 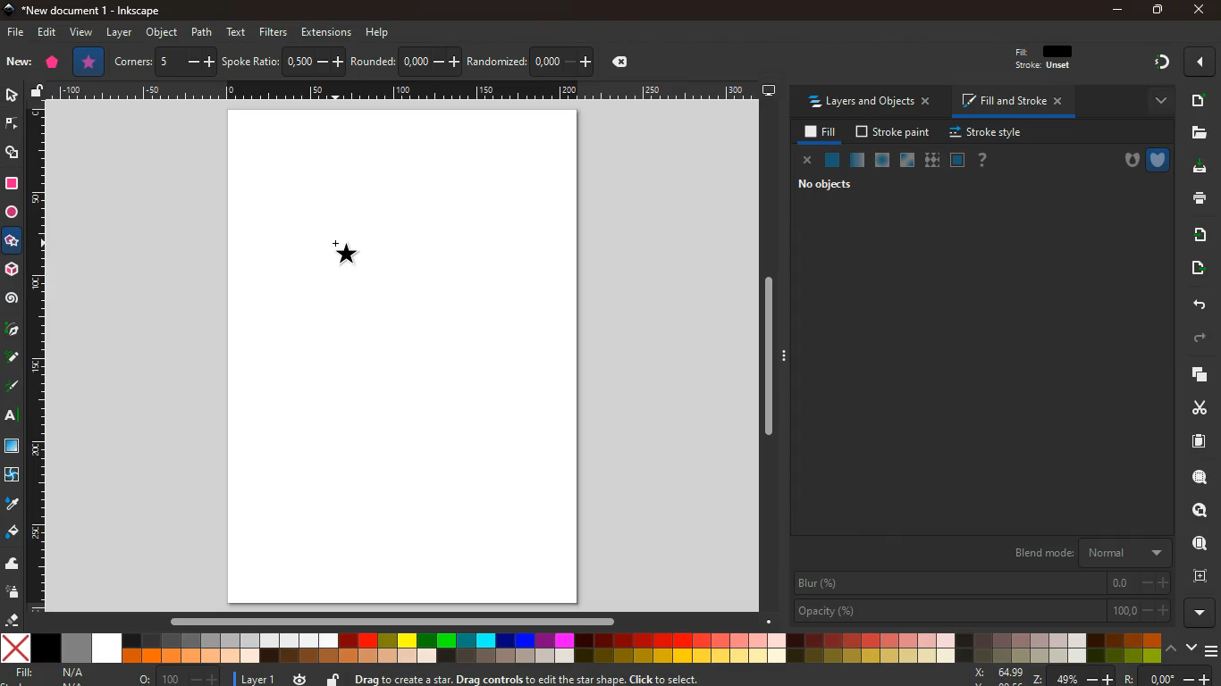 I want to click on erase, so click(x=13, y=618).